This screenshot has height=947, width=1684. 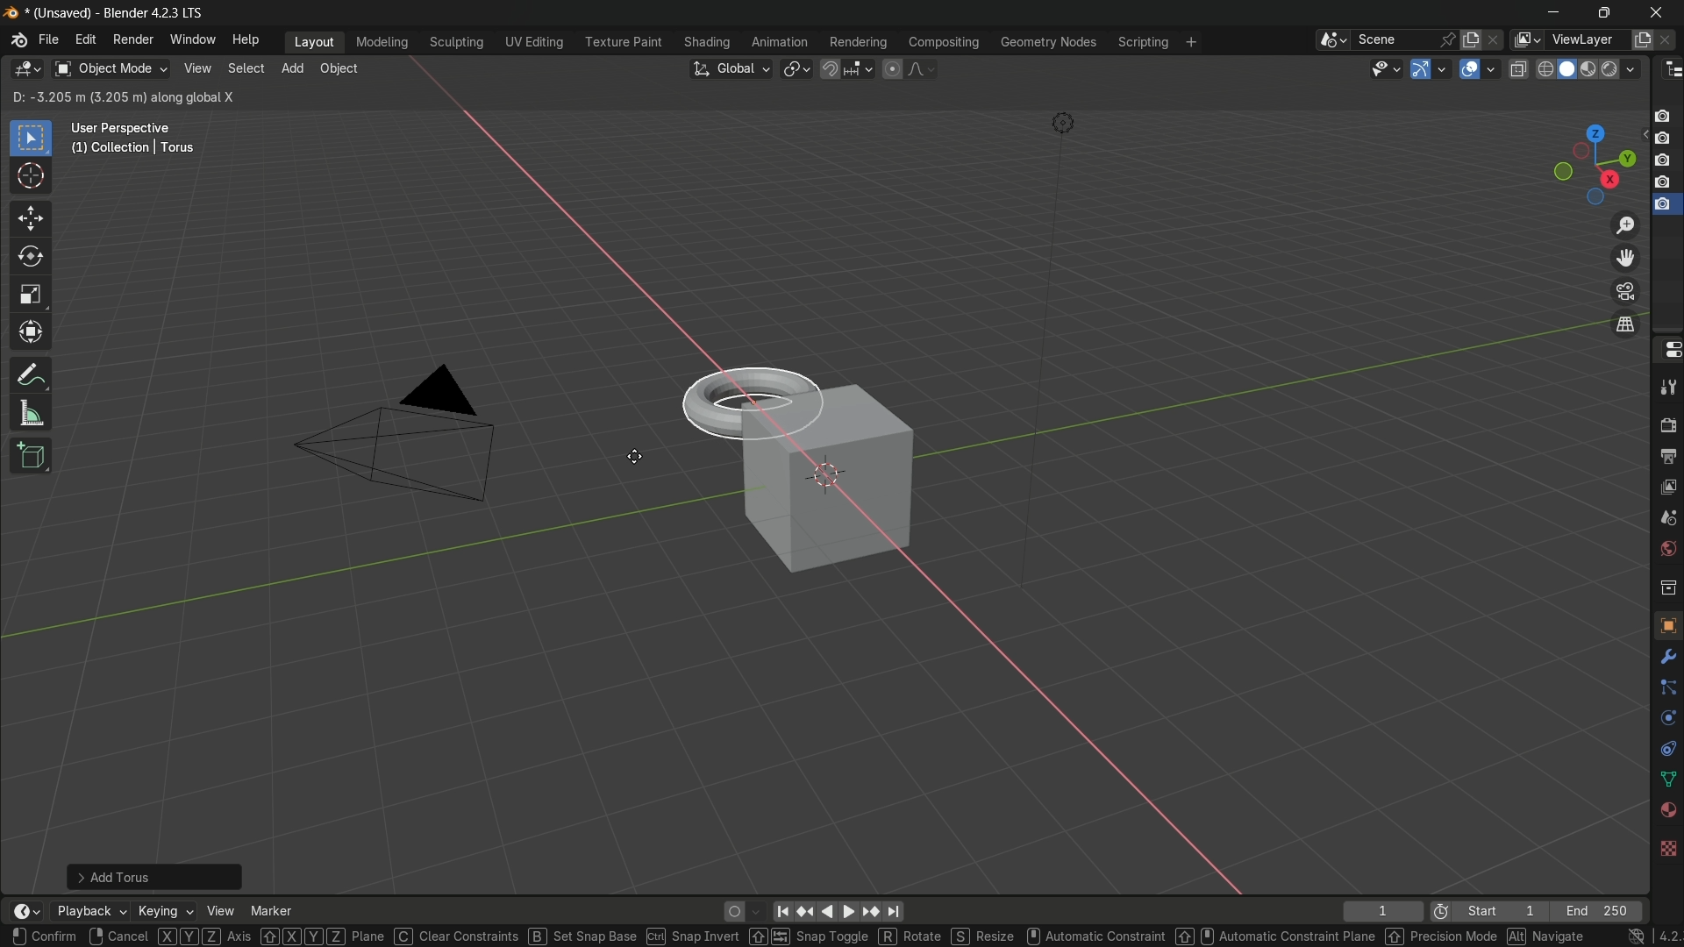 What do you see at coordinates (125, 129) in the screenshot?
I see `User Perspective` at bounding box center [125, 129].